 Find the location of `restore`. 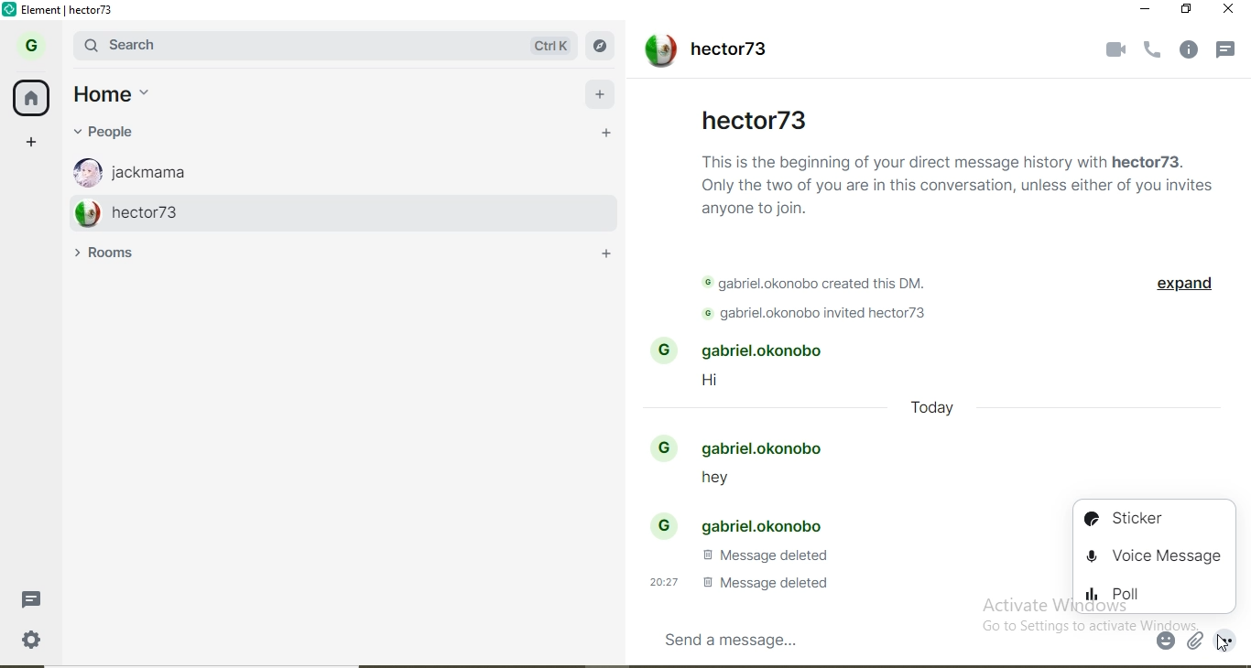

restore is located at coordinates (1187, 9).